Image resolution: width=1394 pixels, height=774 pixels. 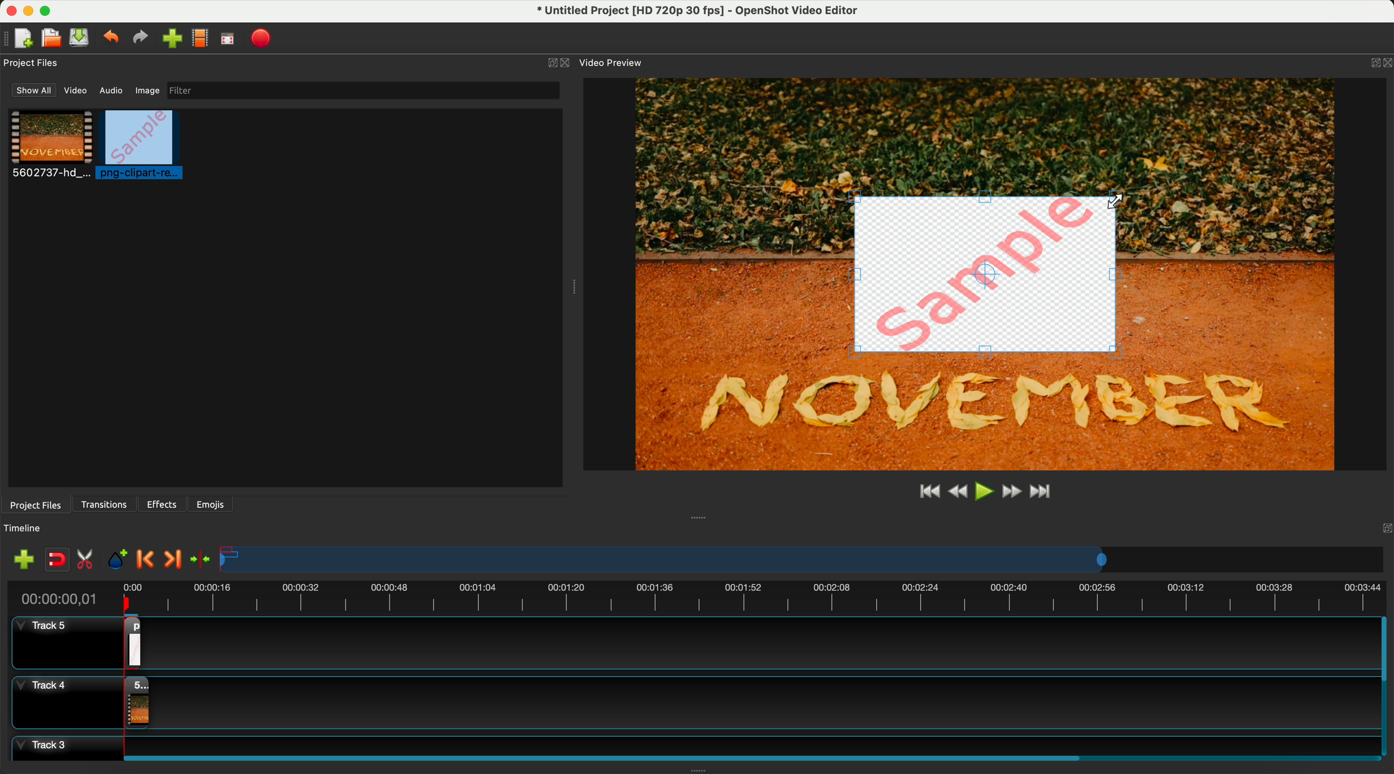 What do you see at coordinates (200, 559) in the screenshot?
I see `center the timeline on the playhead` at bounding box center [200, 559].